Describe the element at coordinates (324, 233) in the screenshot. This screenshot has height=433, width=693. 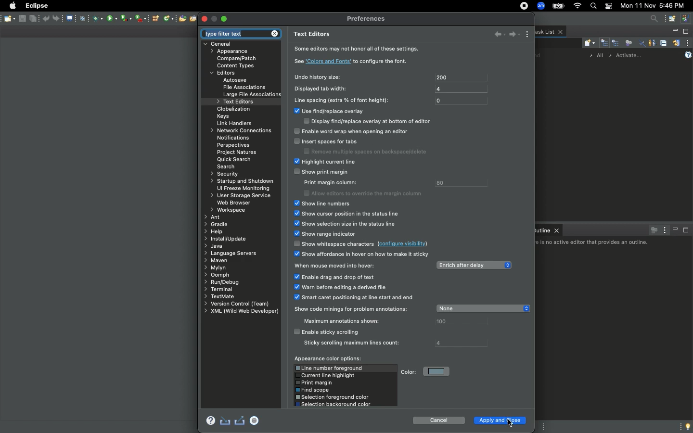
I see `Show range indicator` at that location.